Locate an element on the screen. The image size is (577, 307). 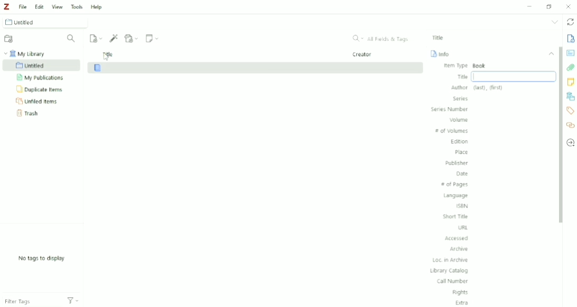
Loc. in Archive is located at coordinates (451, 260).